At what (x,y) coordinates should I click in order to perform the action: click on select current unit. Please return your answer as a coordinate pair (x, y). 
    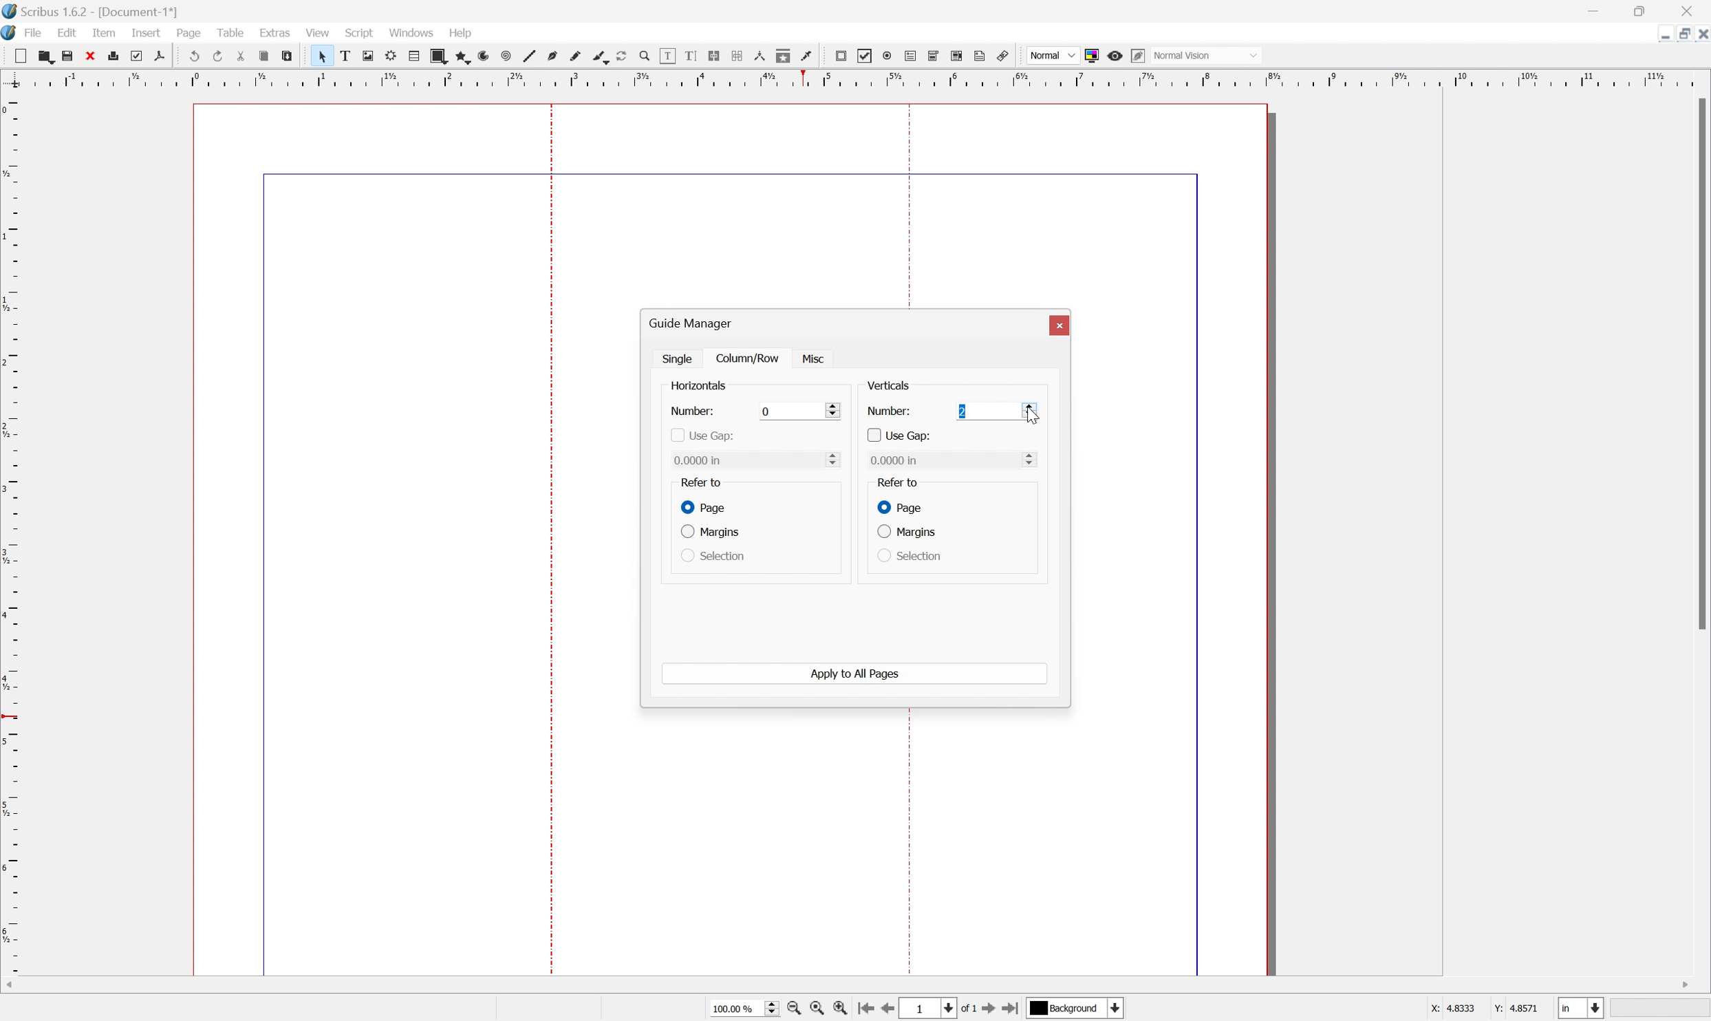
    Looking at the image, I should click on (1581, 1007).